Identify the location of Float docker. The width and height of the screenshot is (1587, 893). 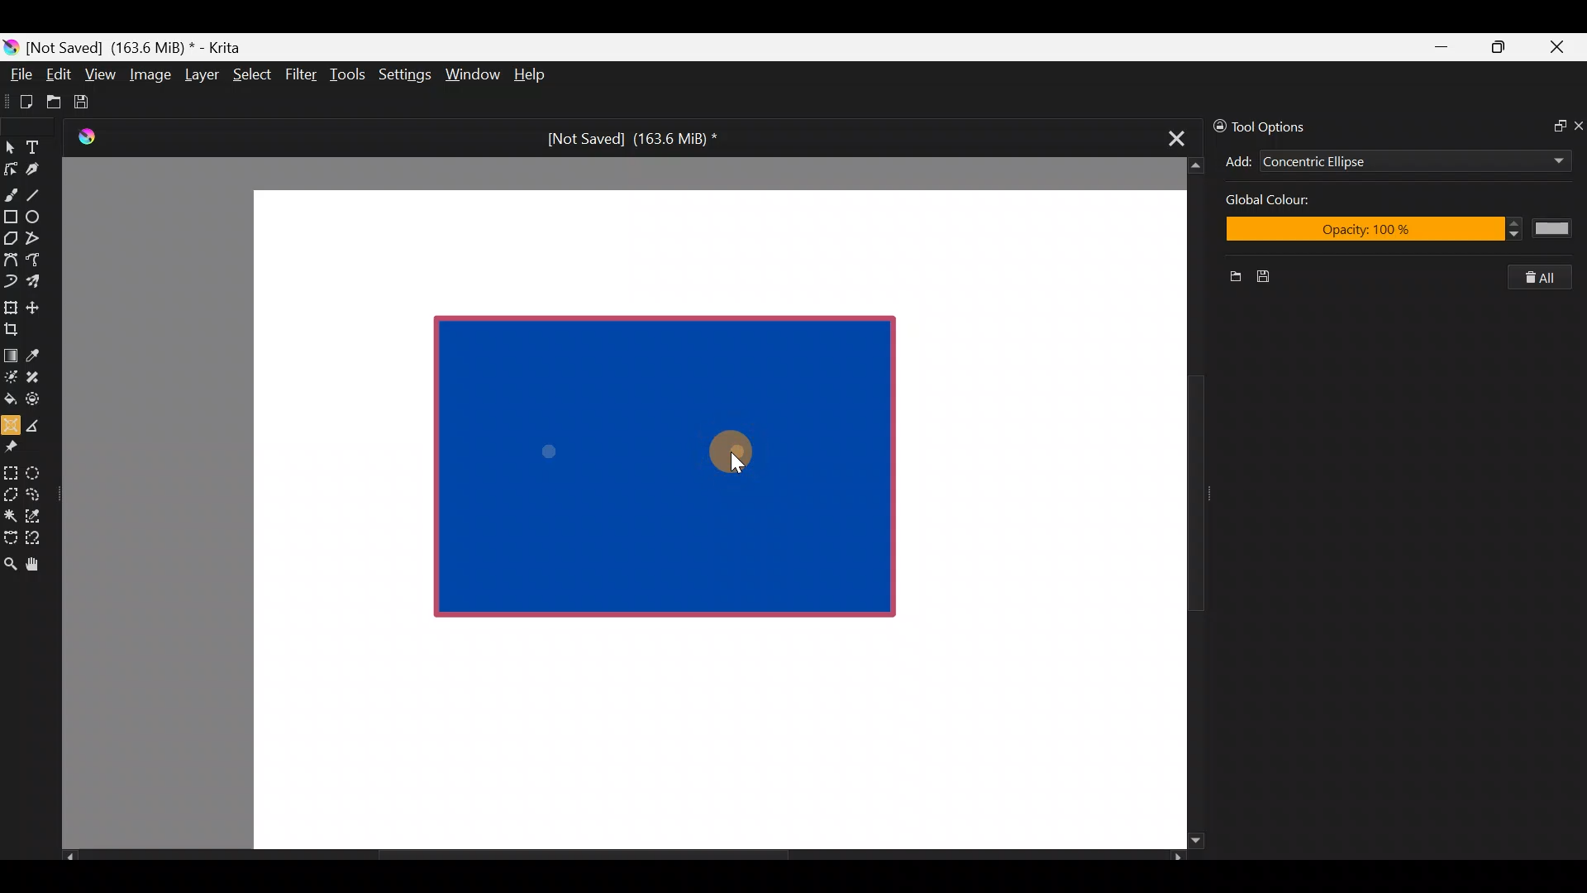
(1552, 124).